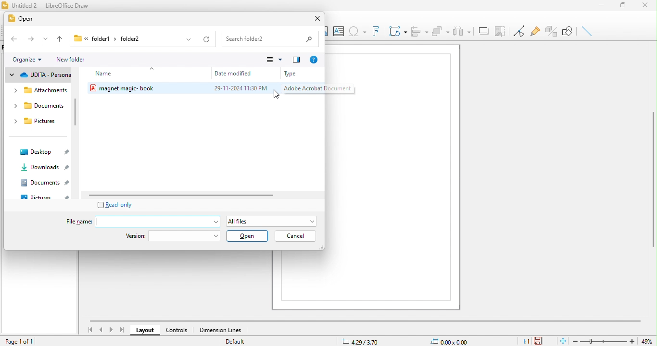  Describe the element at coordinates (118, 204) in the screenshot. I see `read only` at that location.